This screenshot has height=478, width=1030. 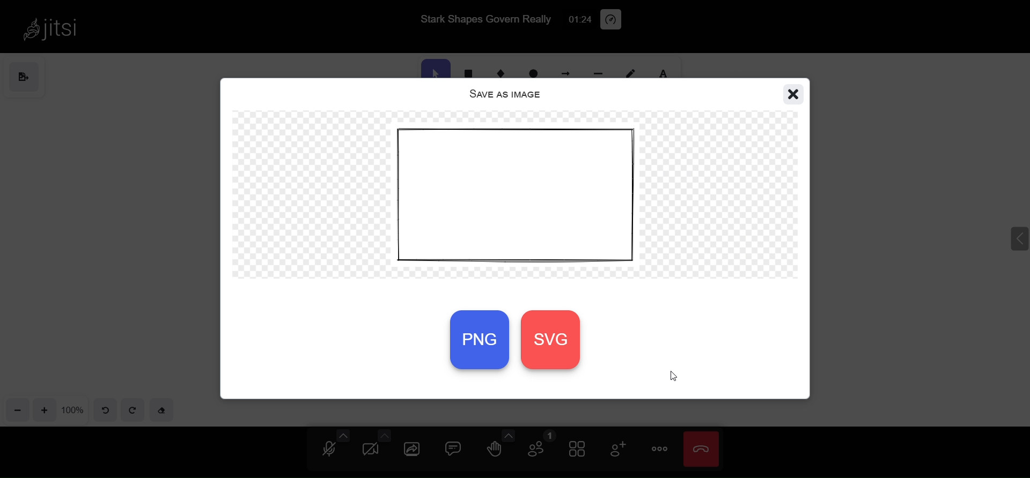 What do you see at coordinates (331, 450) in the screenshot?
I see `microphone` at bounding box center [331, 450].